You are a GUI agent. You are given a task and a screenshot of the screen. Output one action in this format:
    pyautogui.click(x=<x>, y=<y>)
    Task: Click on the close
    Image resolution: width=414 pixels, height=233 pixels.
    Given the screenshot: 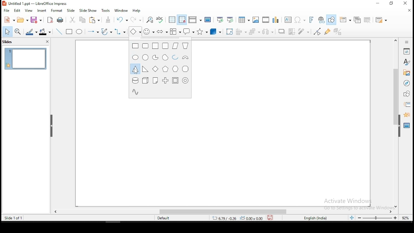 What is the action you would take?
    pyautogui.click(x=408, y=3)
    